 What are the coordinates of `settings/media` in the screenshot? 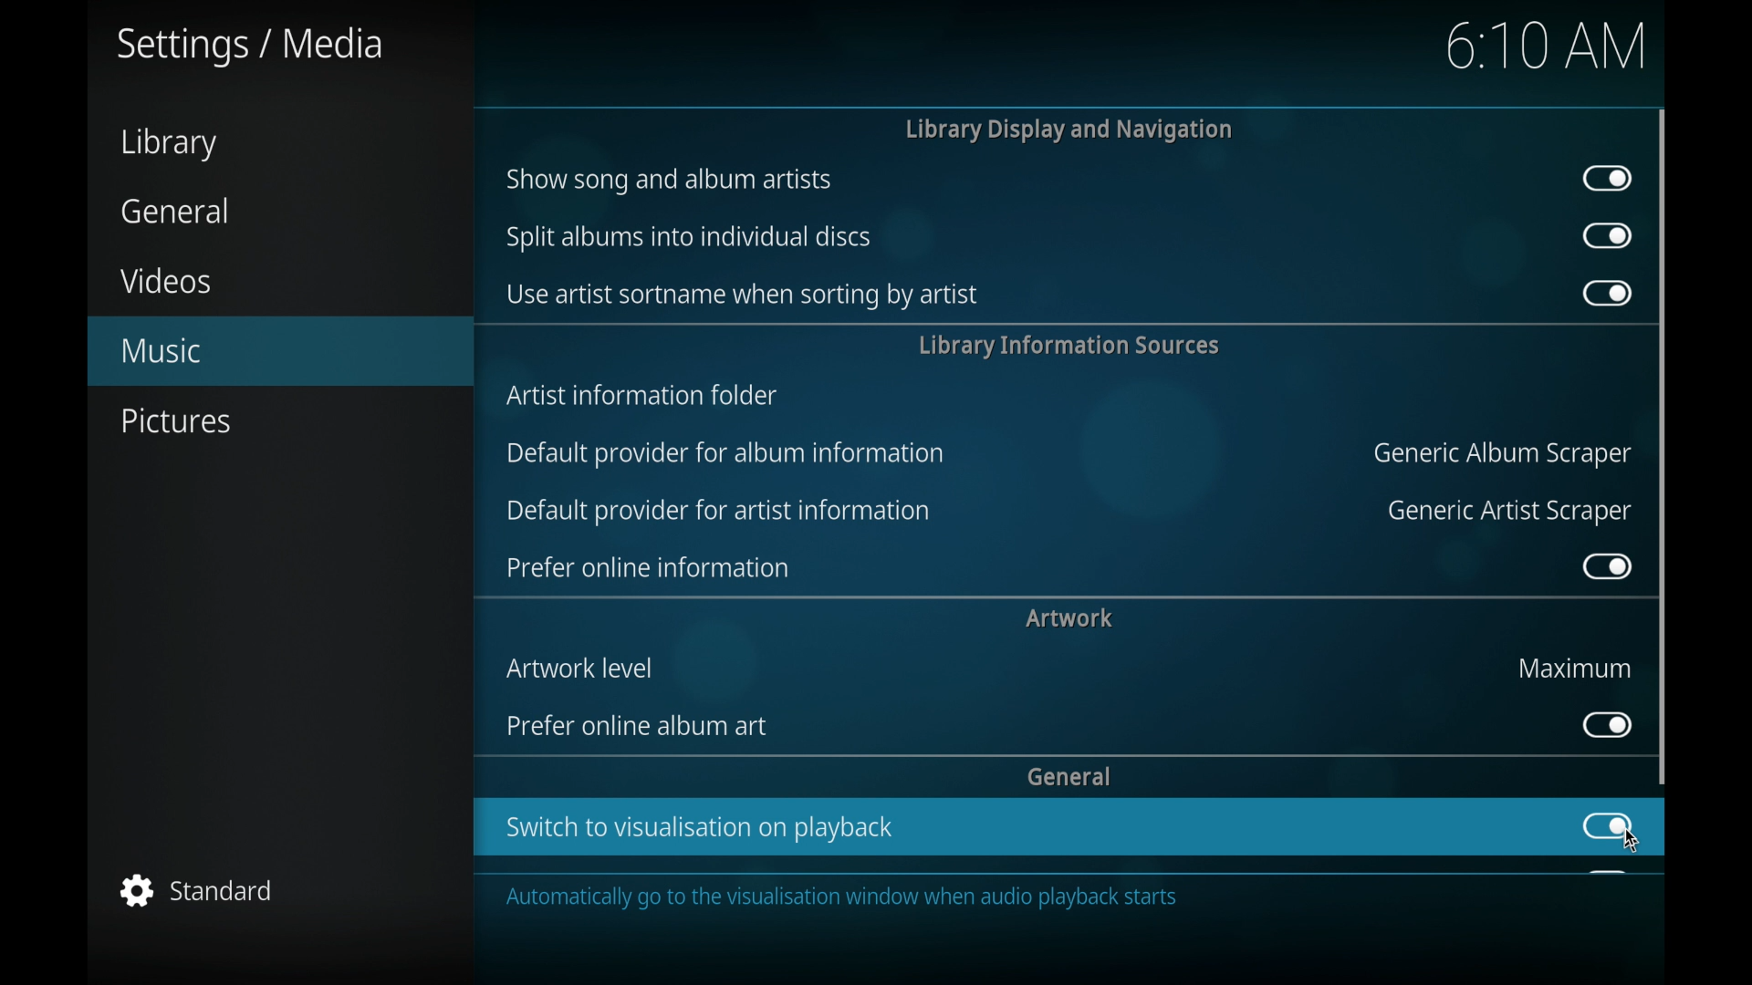 It's located at (250, 47).